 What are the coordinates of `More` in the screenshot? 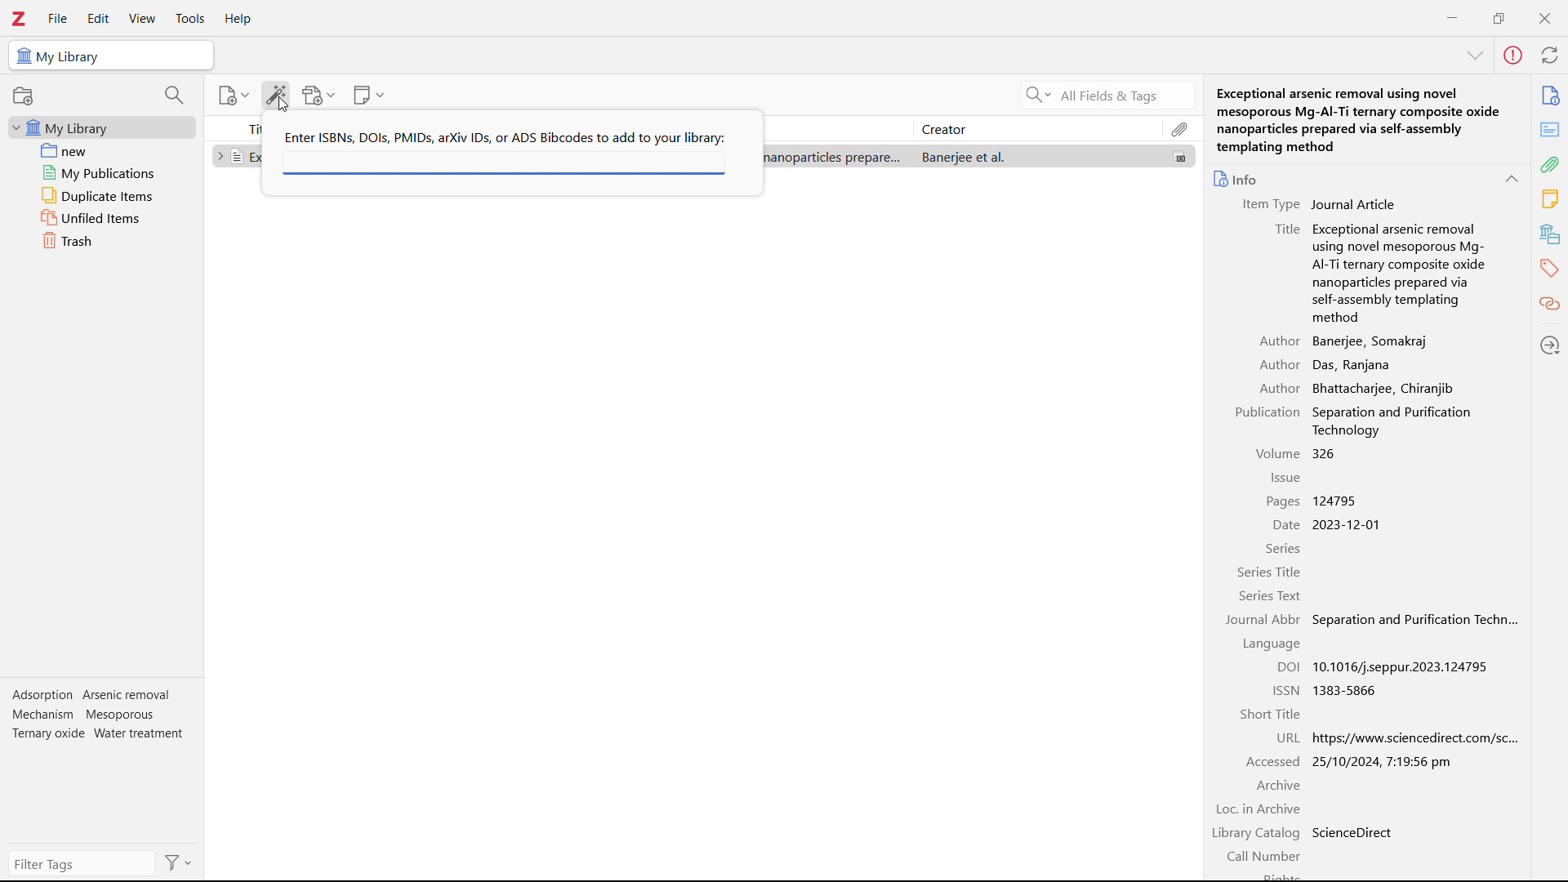 It's located at (1475, 56).